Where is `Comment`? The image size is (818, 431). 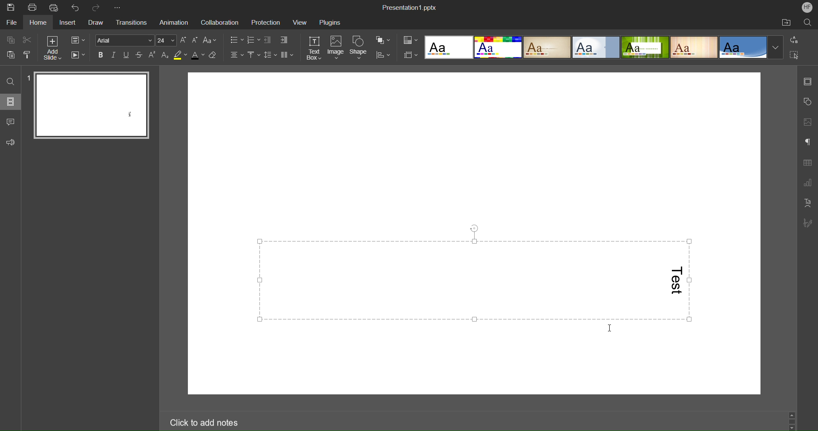 Comment is located at coordinates (11, 122).